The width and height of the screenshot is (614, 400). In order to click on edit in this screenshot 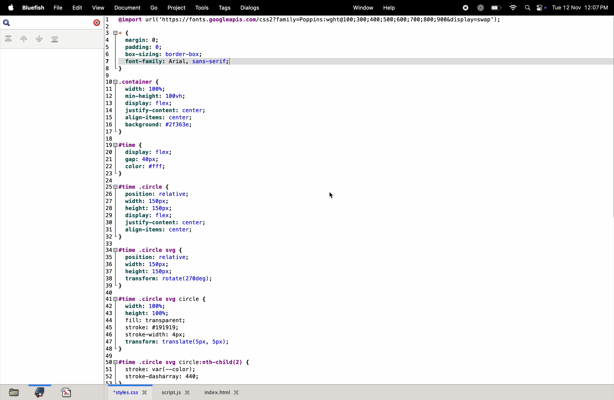, I will do `click(76, 8)`.